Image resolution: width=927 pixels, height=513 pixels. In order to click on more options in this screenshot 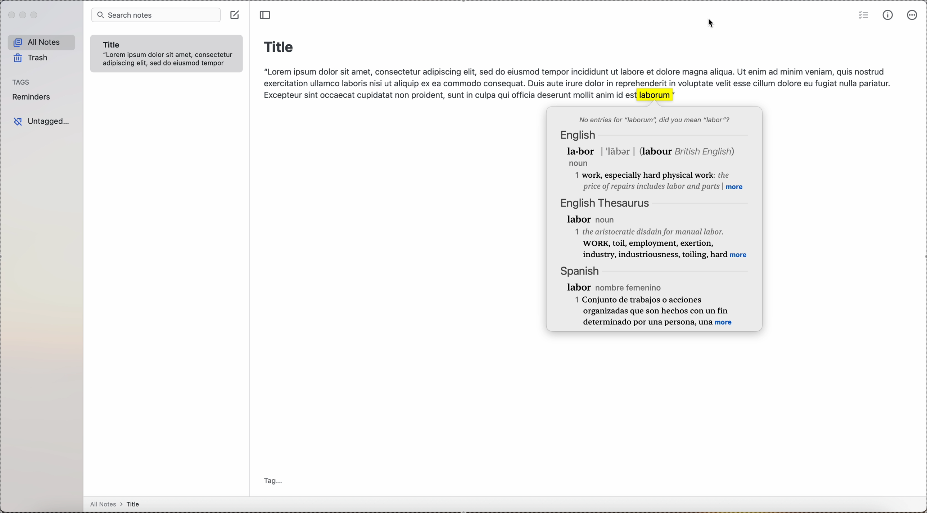, I will do `click(913, 15)`.